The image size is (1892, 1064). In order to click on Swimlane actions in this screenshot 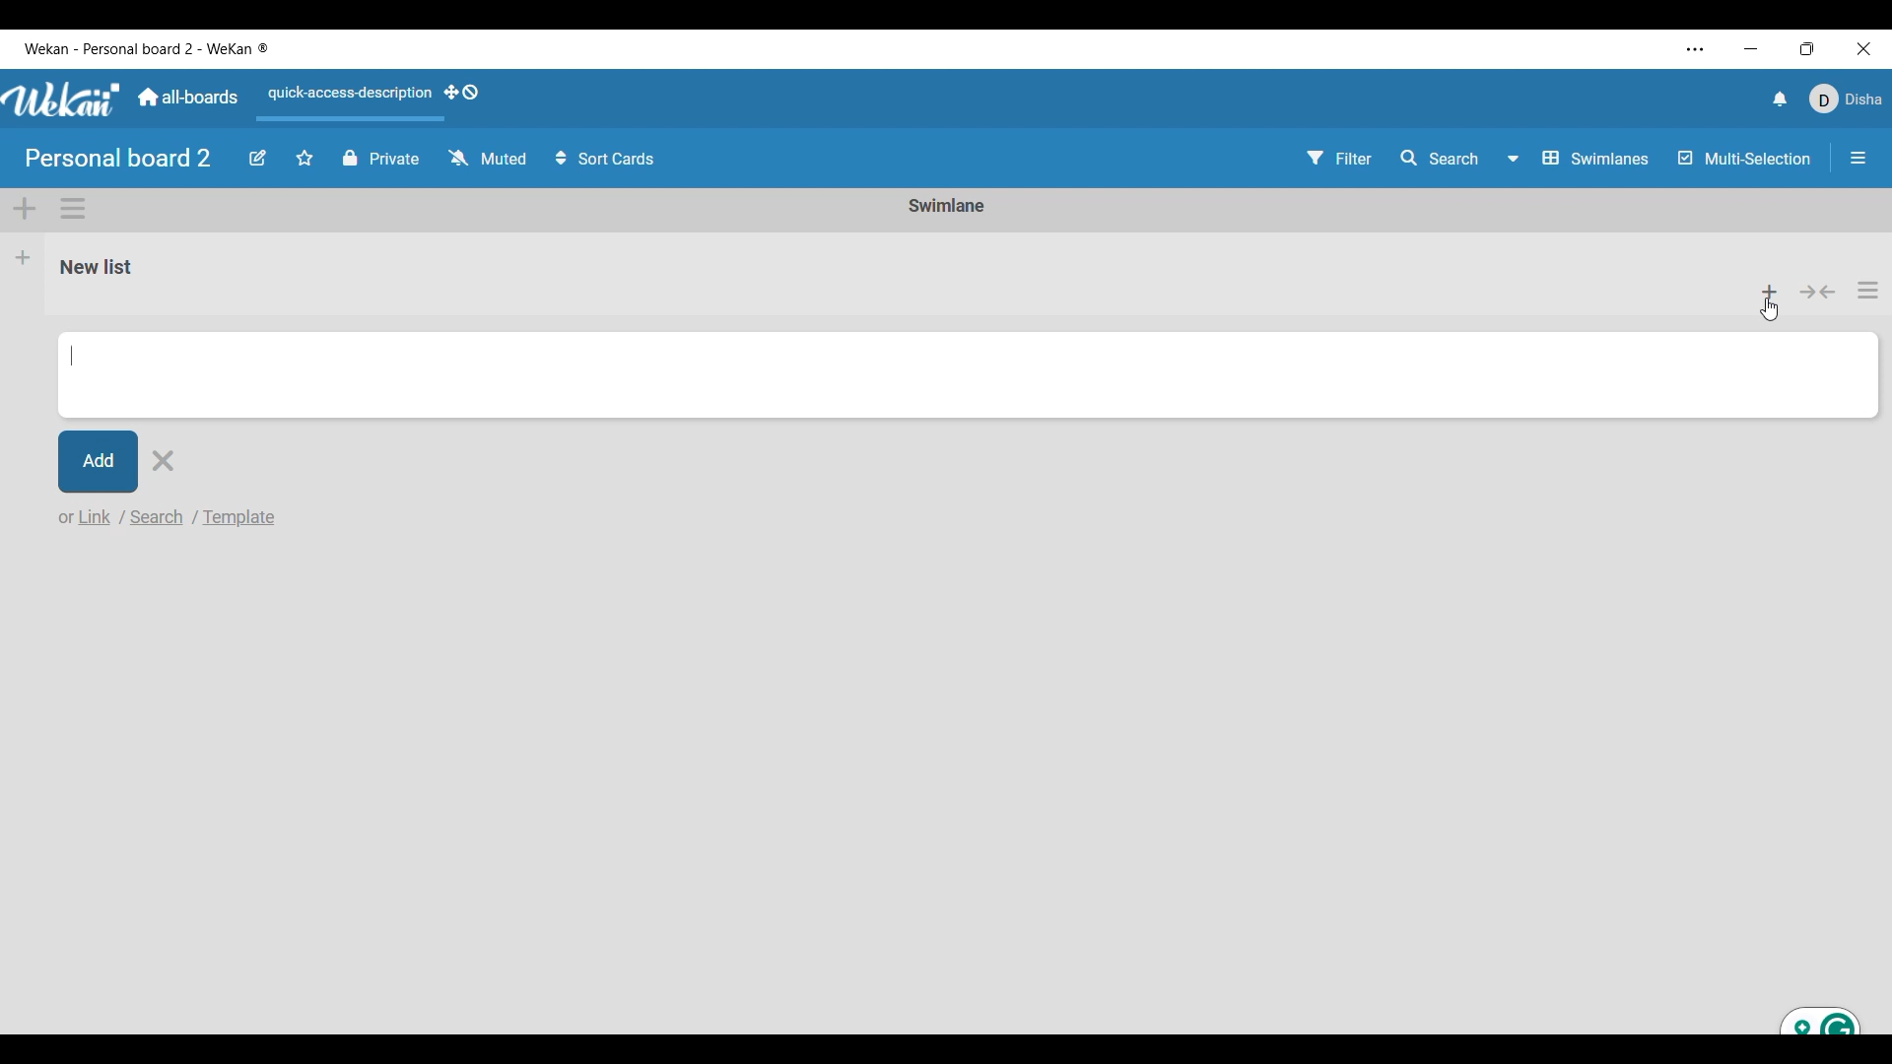, I will do `click(73, 209)`.